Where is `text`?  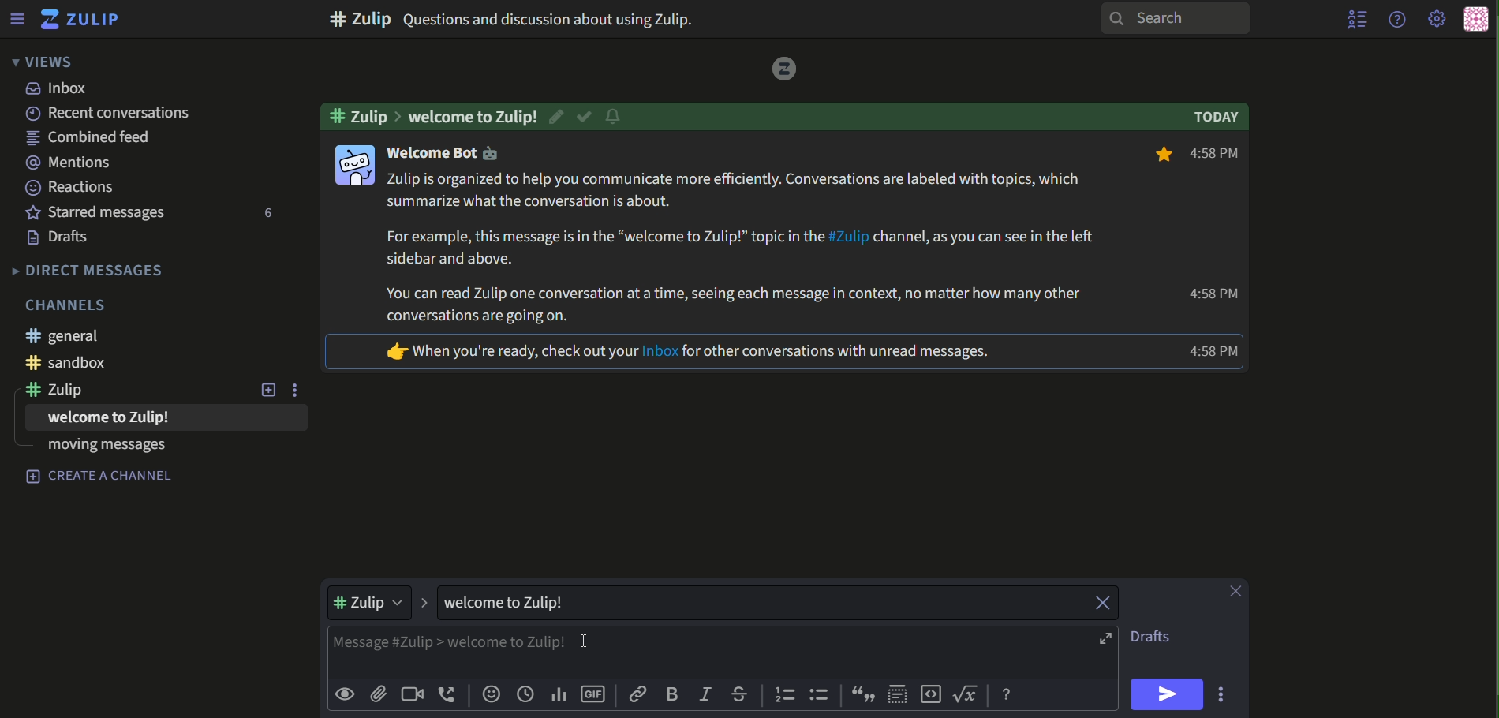 text is located at coordinates (60, 89).